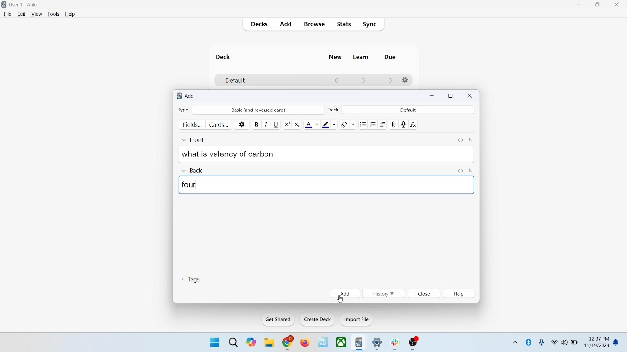 The image size is (627, 352). I want to click on ordered list, so click(374, 125).